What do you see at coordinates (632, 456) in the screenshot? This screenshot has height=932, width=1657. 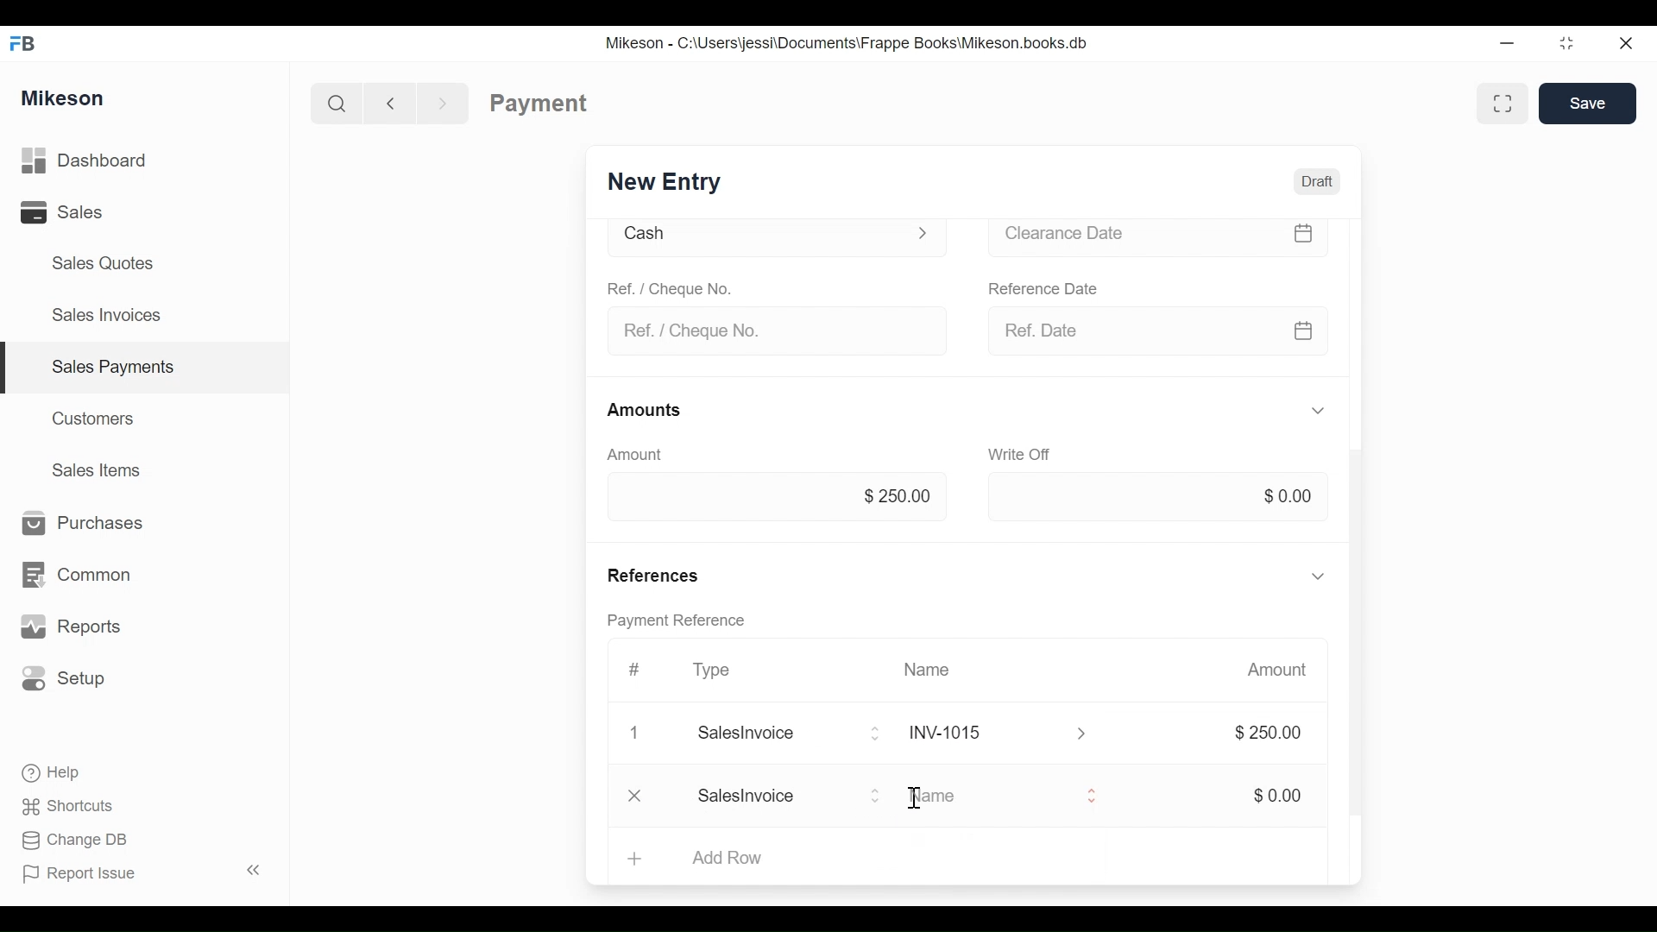 I see `Amount` at bounding box center [632, 456].